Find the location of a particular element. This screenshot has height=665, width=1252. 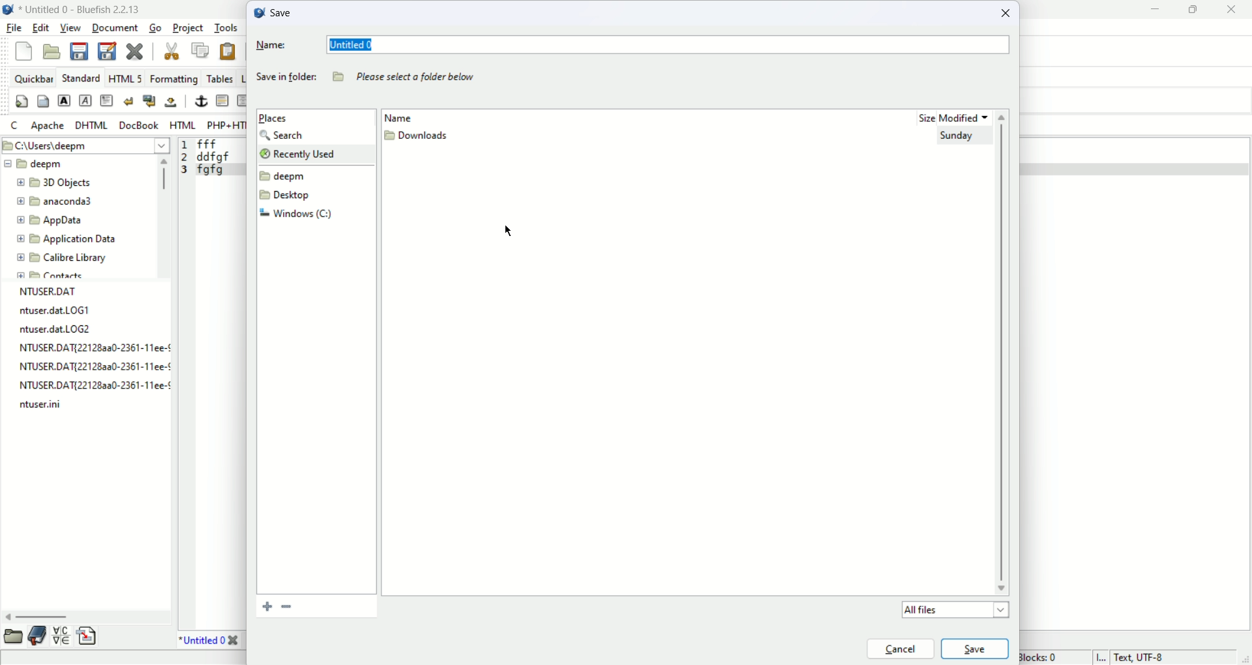

3D objects is located at coordinates (55, 183).